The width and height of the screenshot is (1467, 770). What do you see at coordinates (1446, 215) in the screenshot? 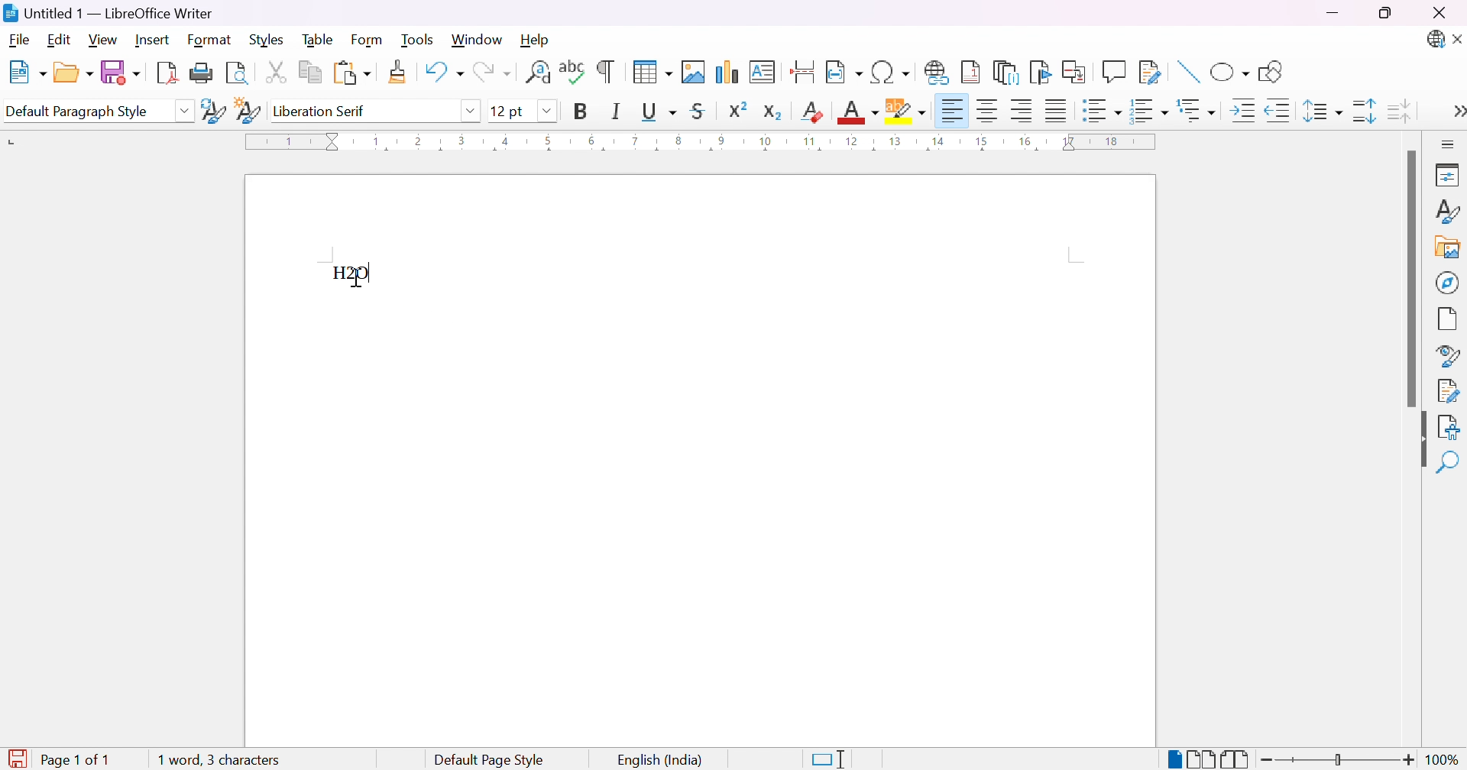
I see `Styles` at bounding box center [1446, 215].